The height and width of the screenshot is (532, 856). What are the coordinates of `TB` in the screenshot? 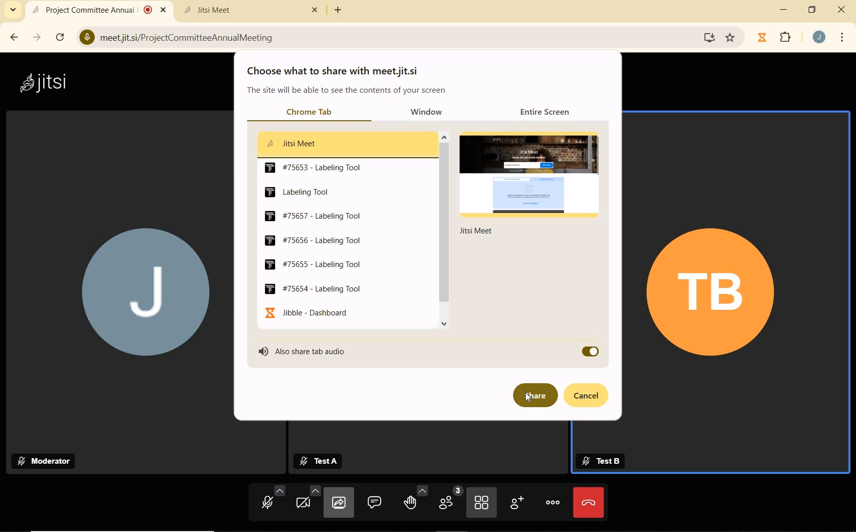 It's located at (711, 293).